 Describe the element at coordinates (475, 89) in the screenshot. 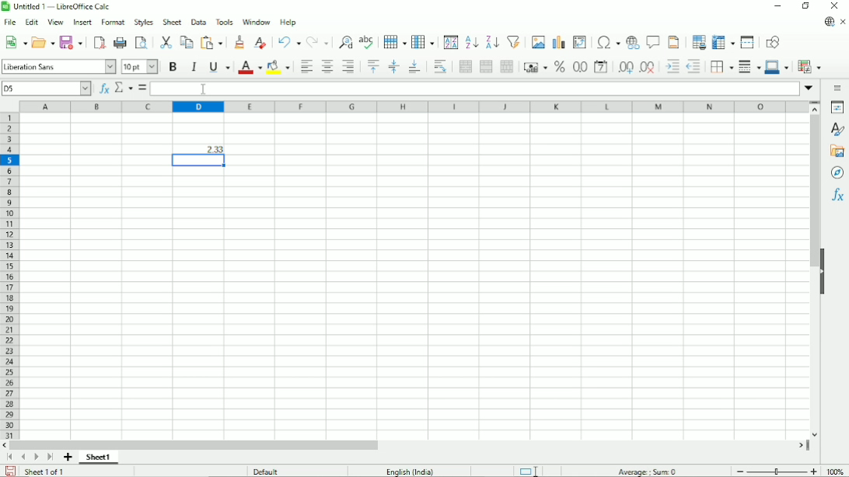

I see `Input line` at that location.